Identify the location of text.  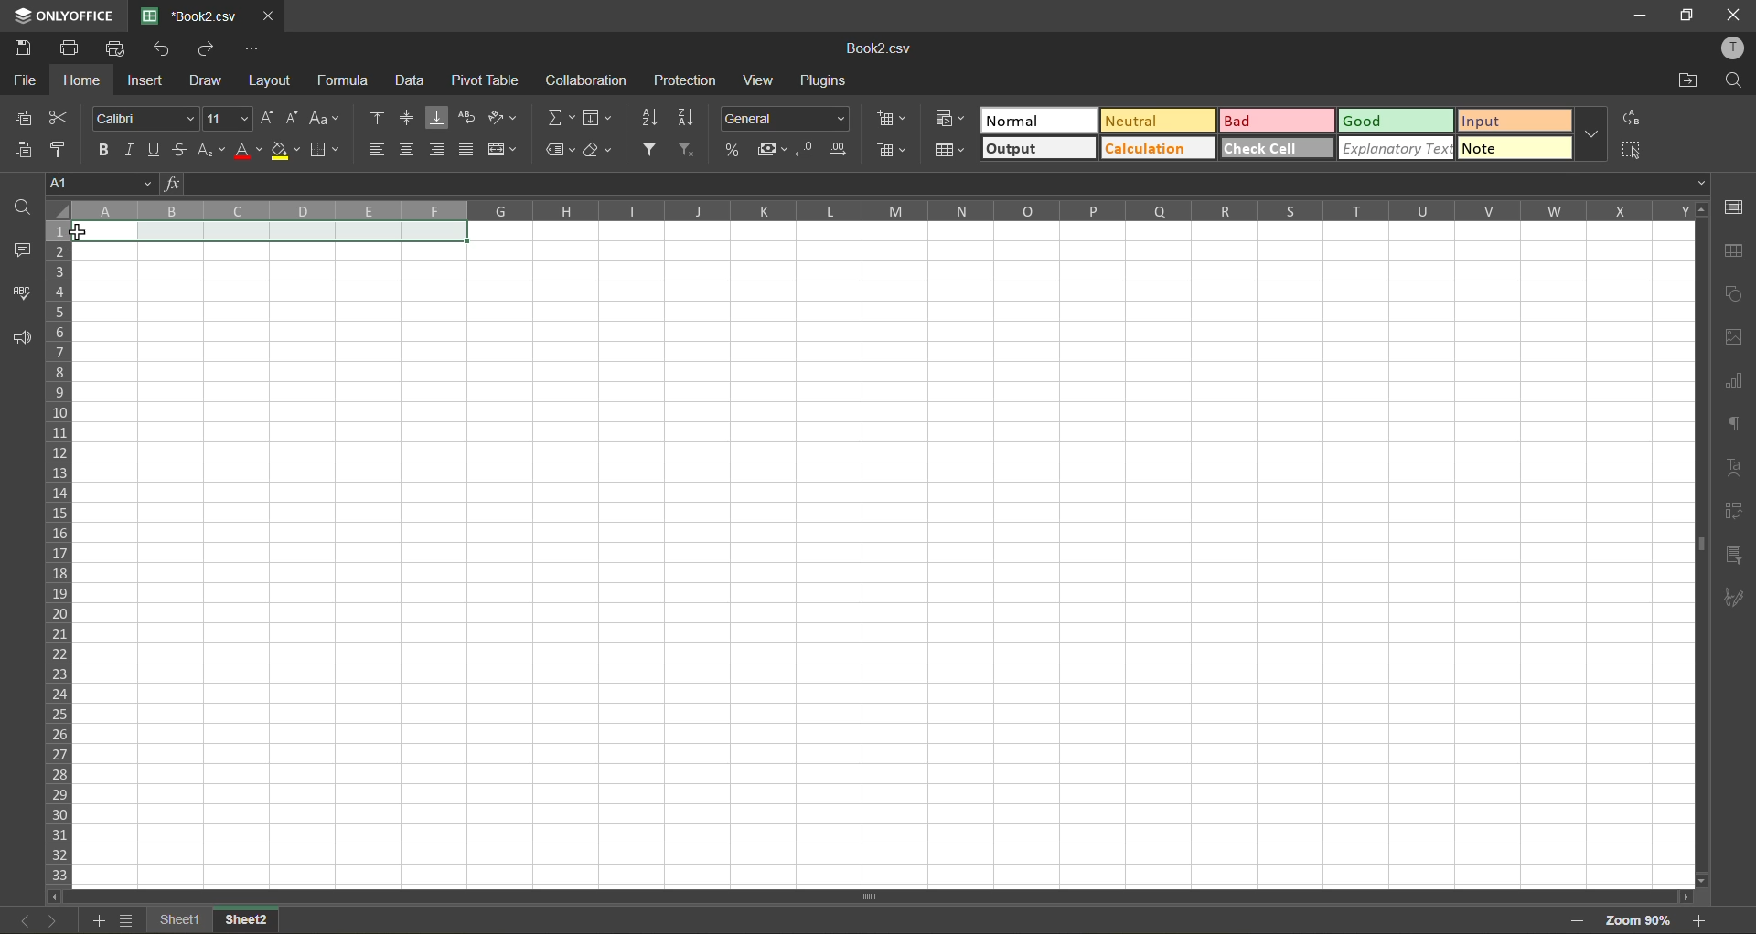
(1735, 468).